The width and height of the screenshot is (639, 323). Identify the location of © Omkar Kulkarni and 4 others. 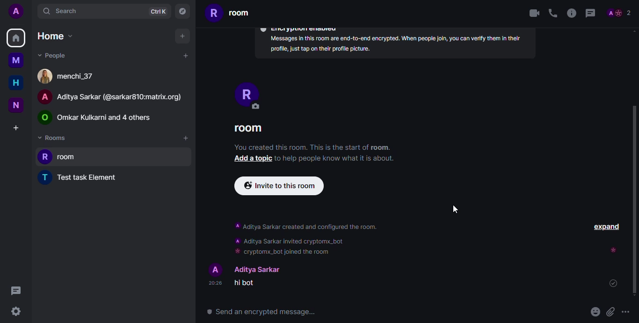
(94, 118).